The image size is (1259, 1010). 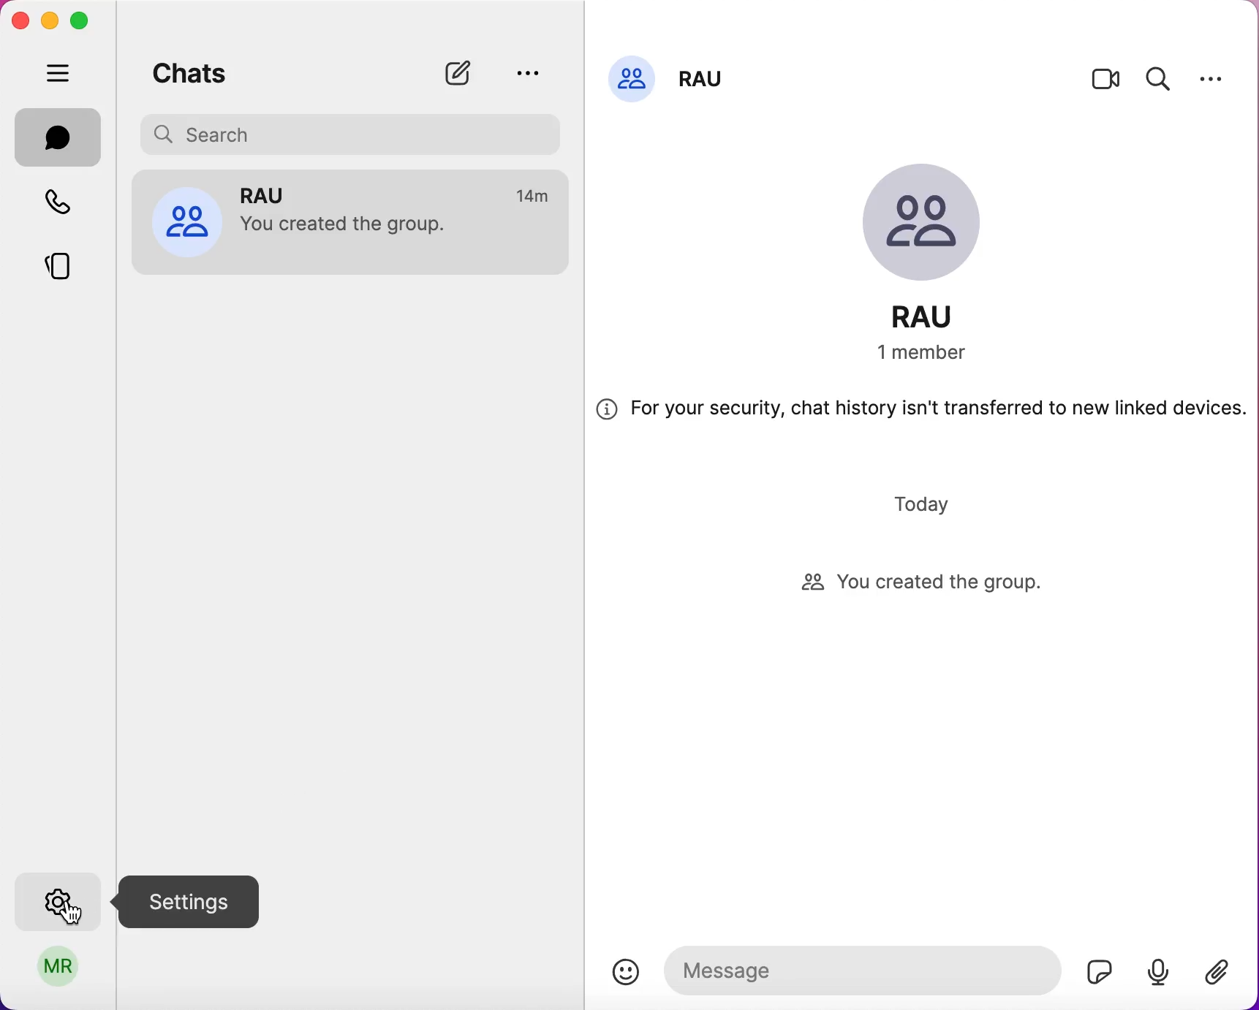 What do you see at coordinates (189, 222) in the screenshot?
I see `profile picture` at bounding box center [189, 222].